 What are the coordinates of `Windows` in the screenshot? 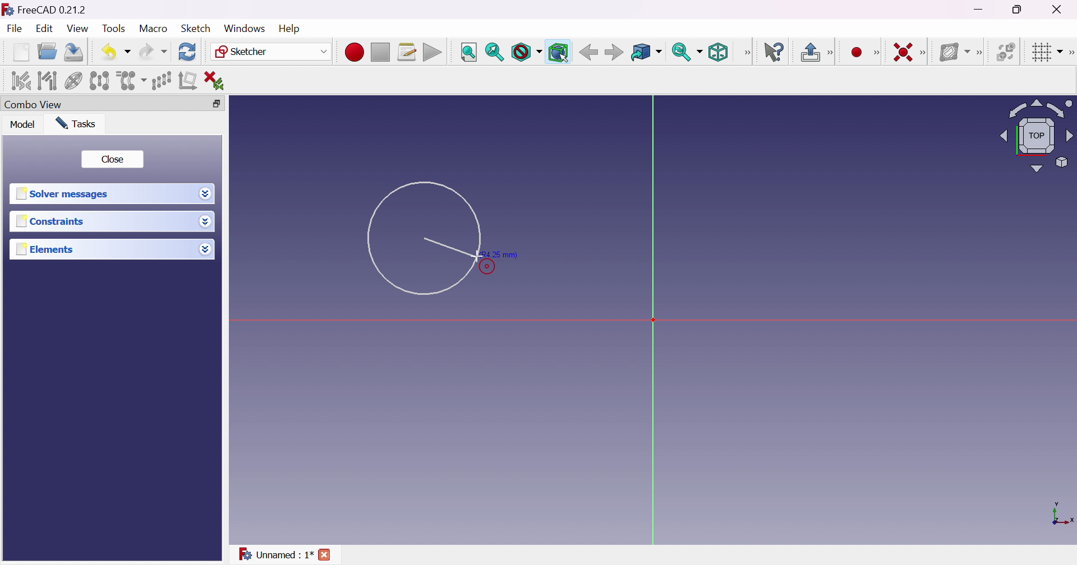 It's located at (245, 28).